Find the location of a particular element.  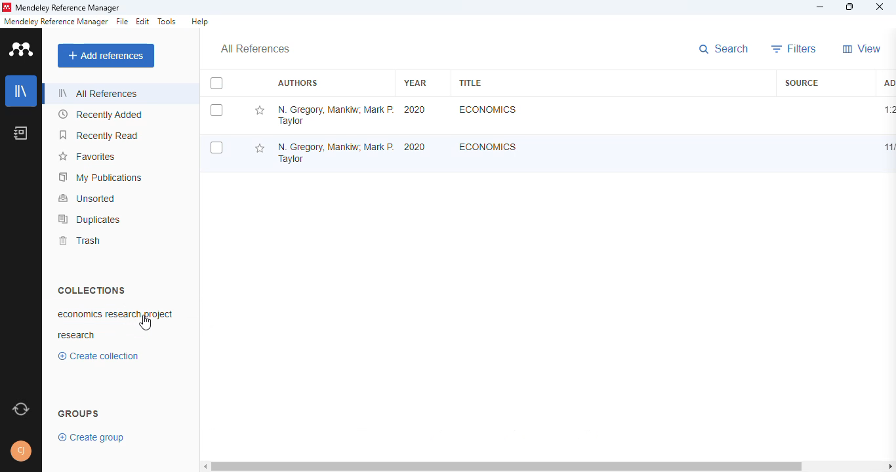

added is located at coordinates (887, 82).